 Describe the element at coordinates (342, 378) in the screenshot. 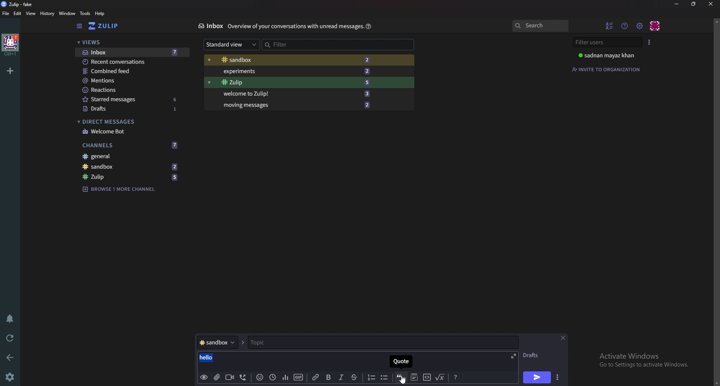

I see `Italic` at that location.